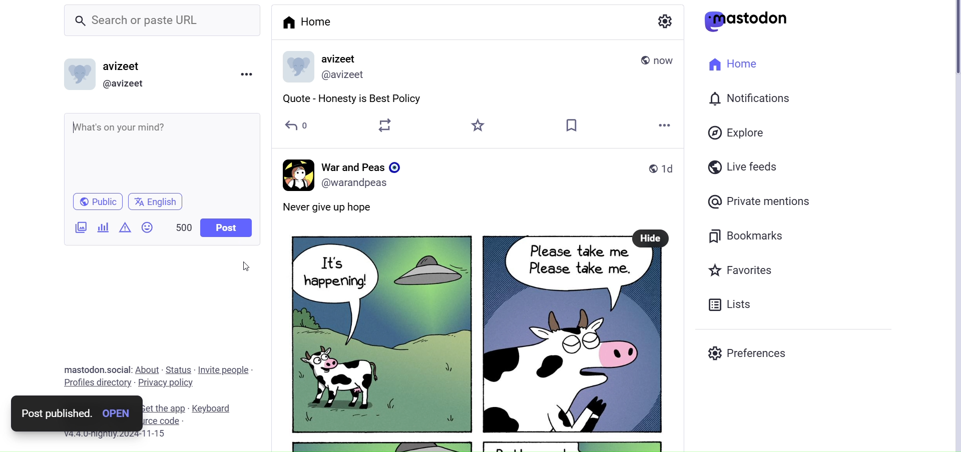  What do you see at coordinates (81, 226) in the screenshot?
I see `Add Images` at bounding box center [81, 226].